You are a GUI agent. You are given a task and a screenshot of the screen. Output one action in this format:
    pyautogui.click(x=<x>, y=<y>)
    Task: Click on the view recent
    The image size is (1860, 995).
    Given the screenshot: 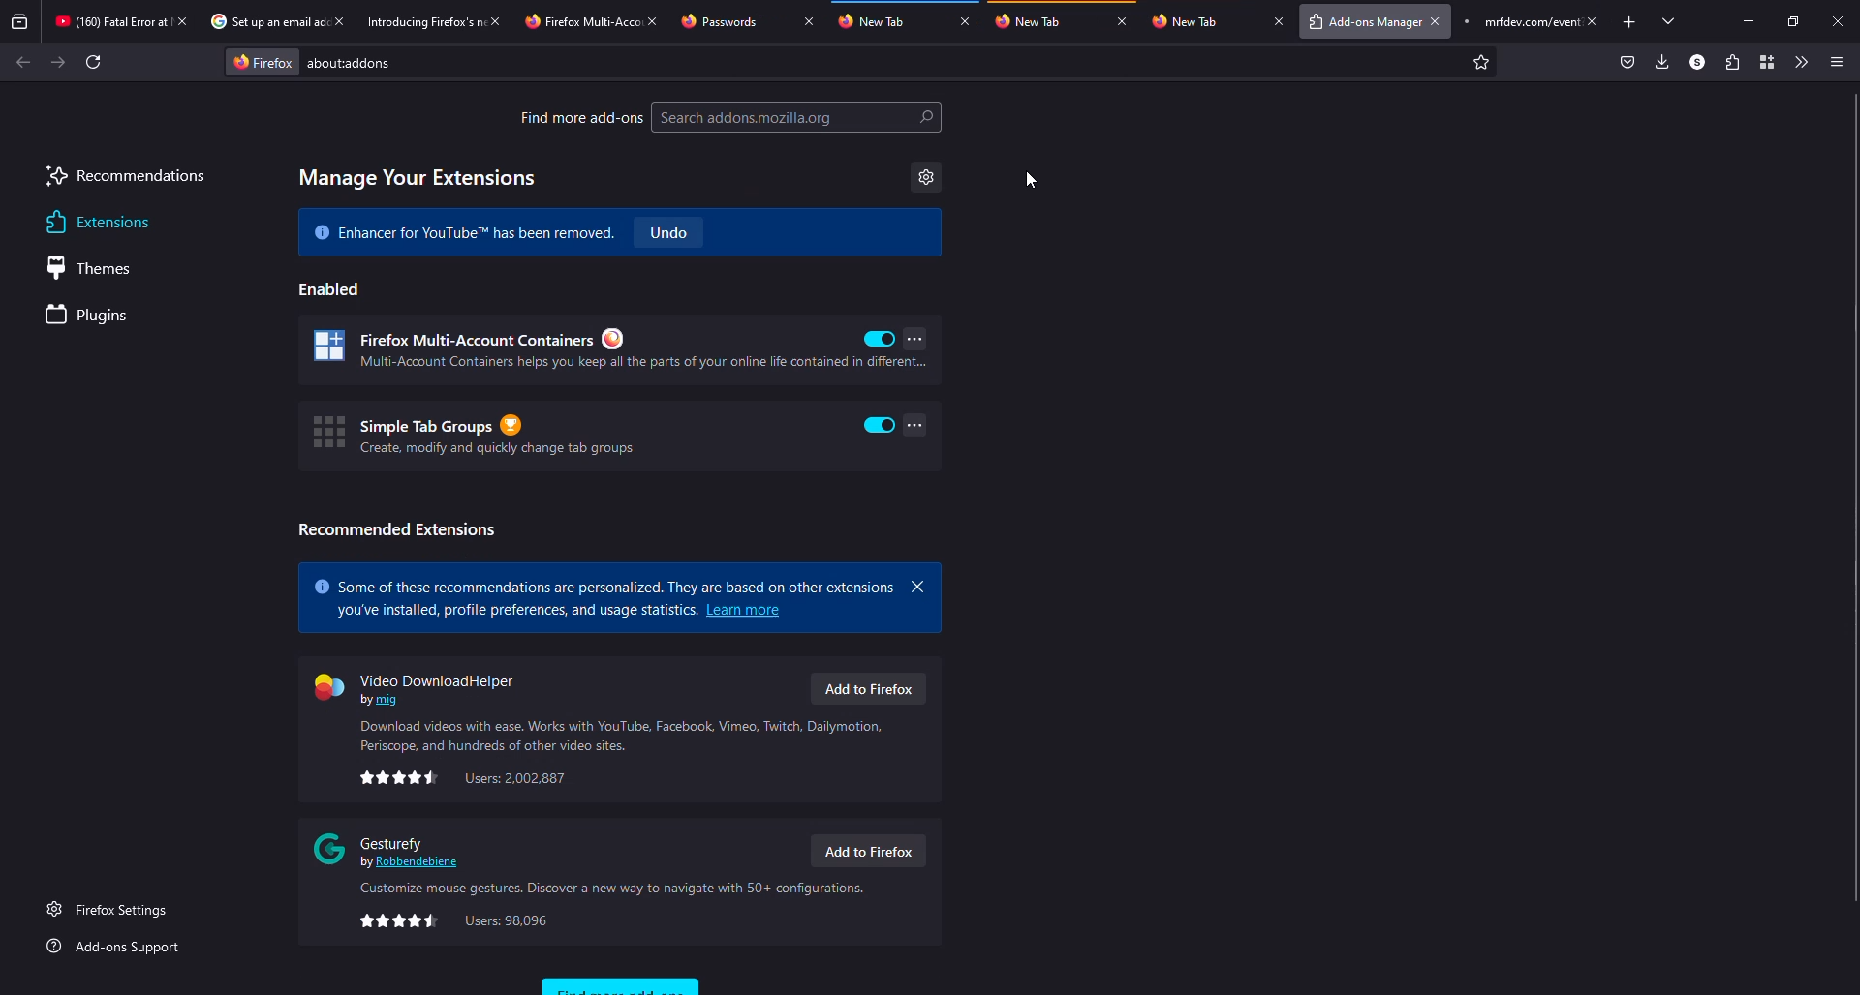 What is the action you would take?
    pyautogui.click(x=20, y=21)
    